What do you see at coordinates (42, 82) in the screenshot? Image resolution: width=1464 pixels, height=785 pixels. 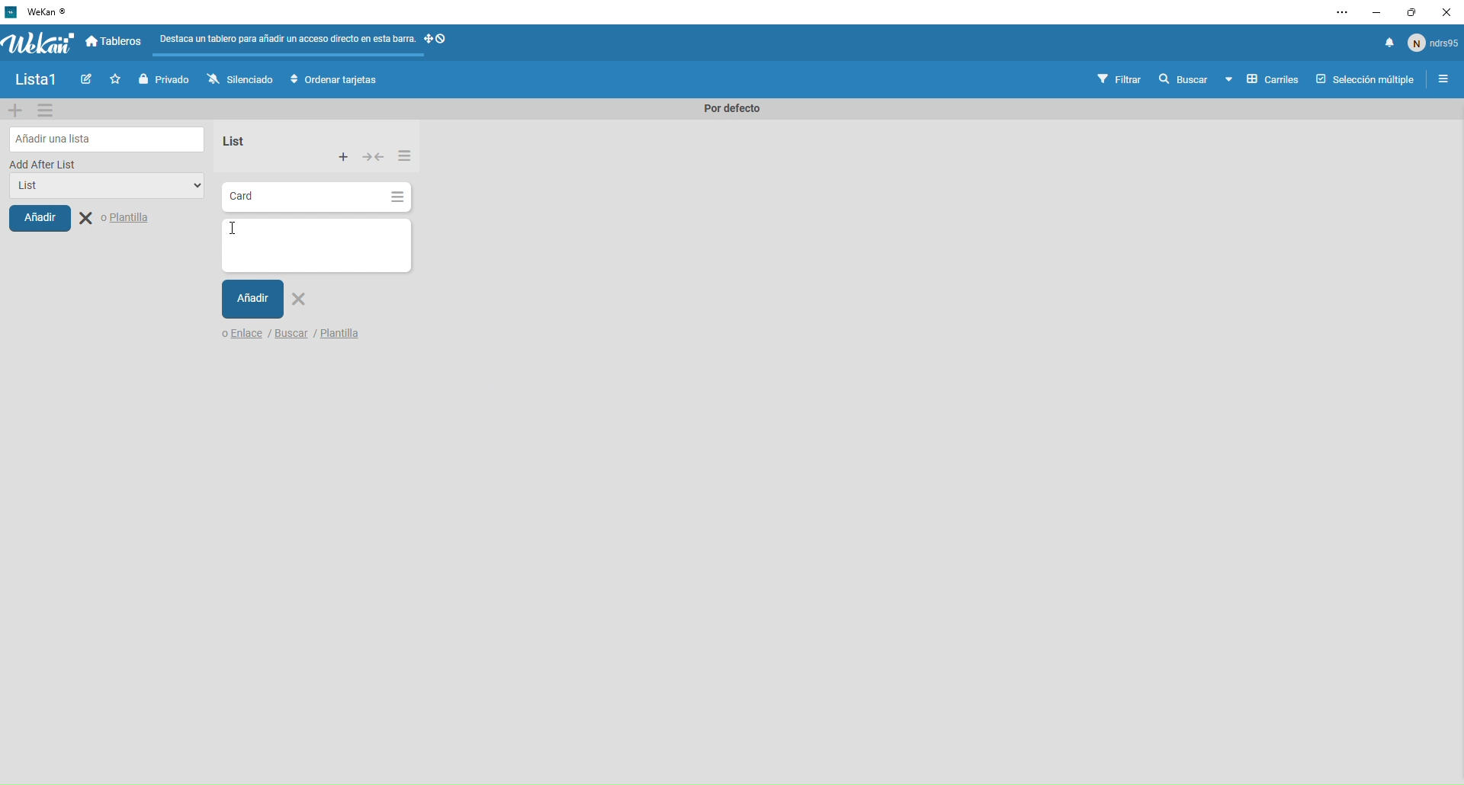 I see `List1` at bounding box center [42, 82].